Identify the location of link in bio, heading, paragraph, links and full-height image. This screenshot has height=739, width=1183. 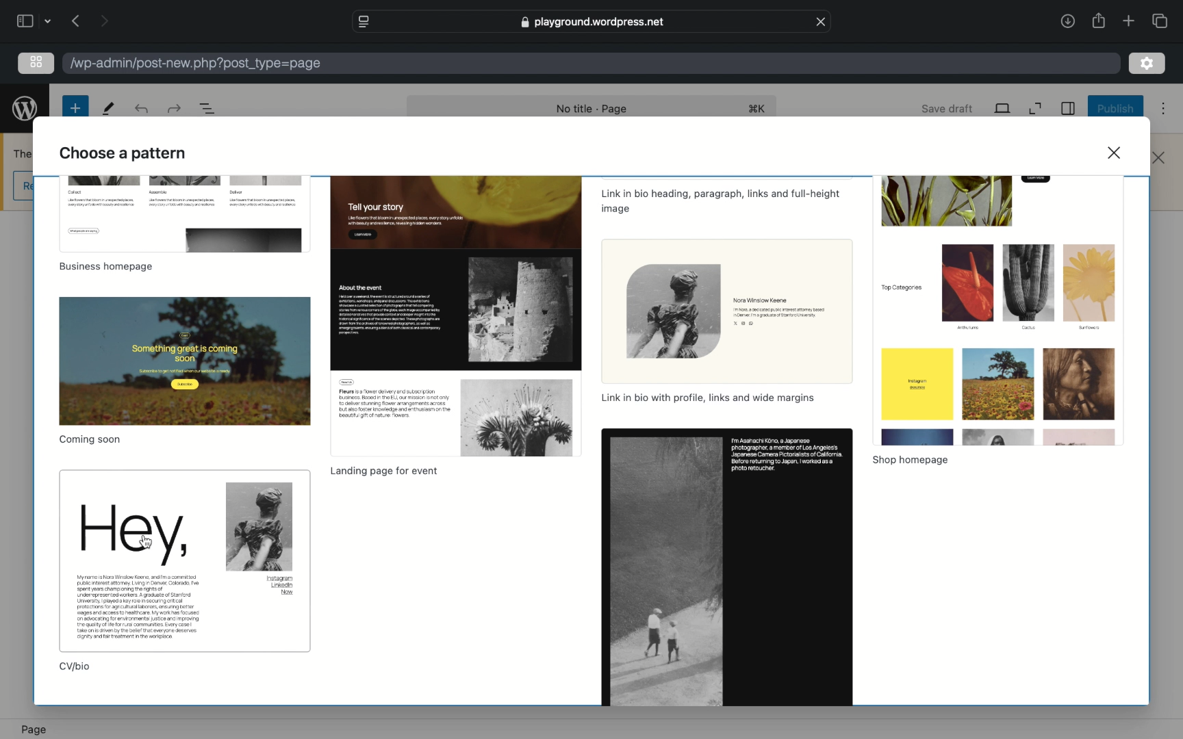
(721, 203).